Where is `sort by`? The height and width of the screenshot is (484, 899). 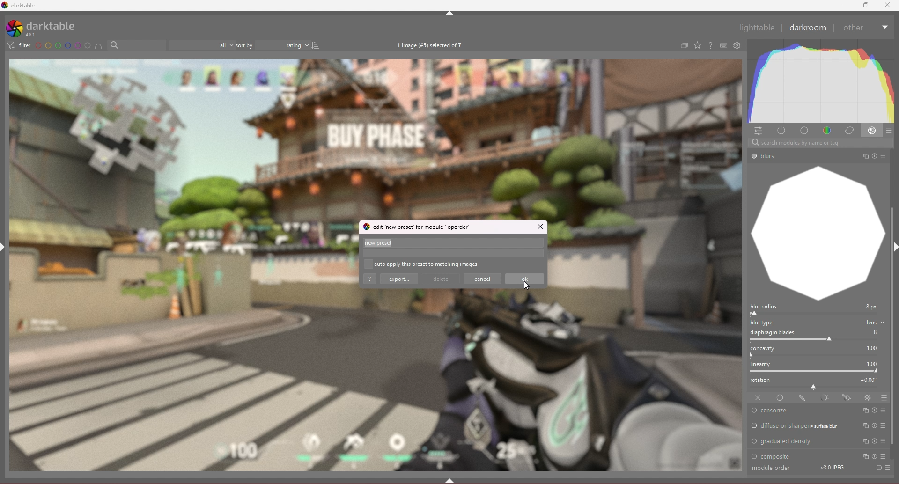 sort by is located at coordinates (244, 45).